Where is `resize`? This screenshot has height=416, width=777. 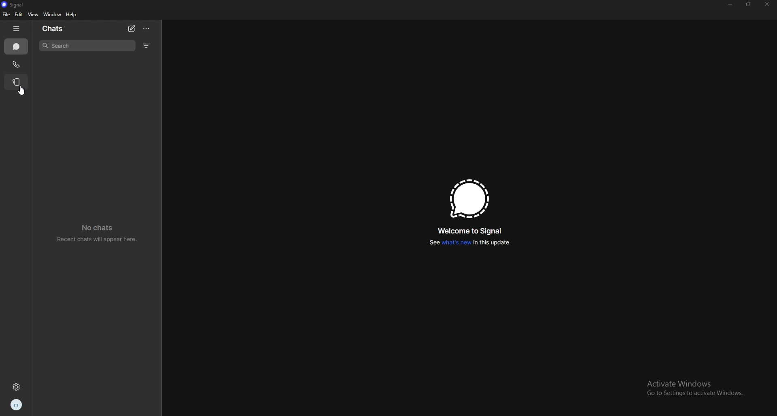 resize is located at coordinates (748, 4).